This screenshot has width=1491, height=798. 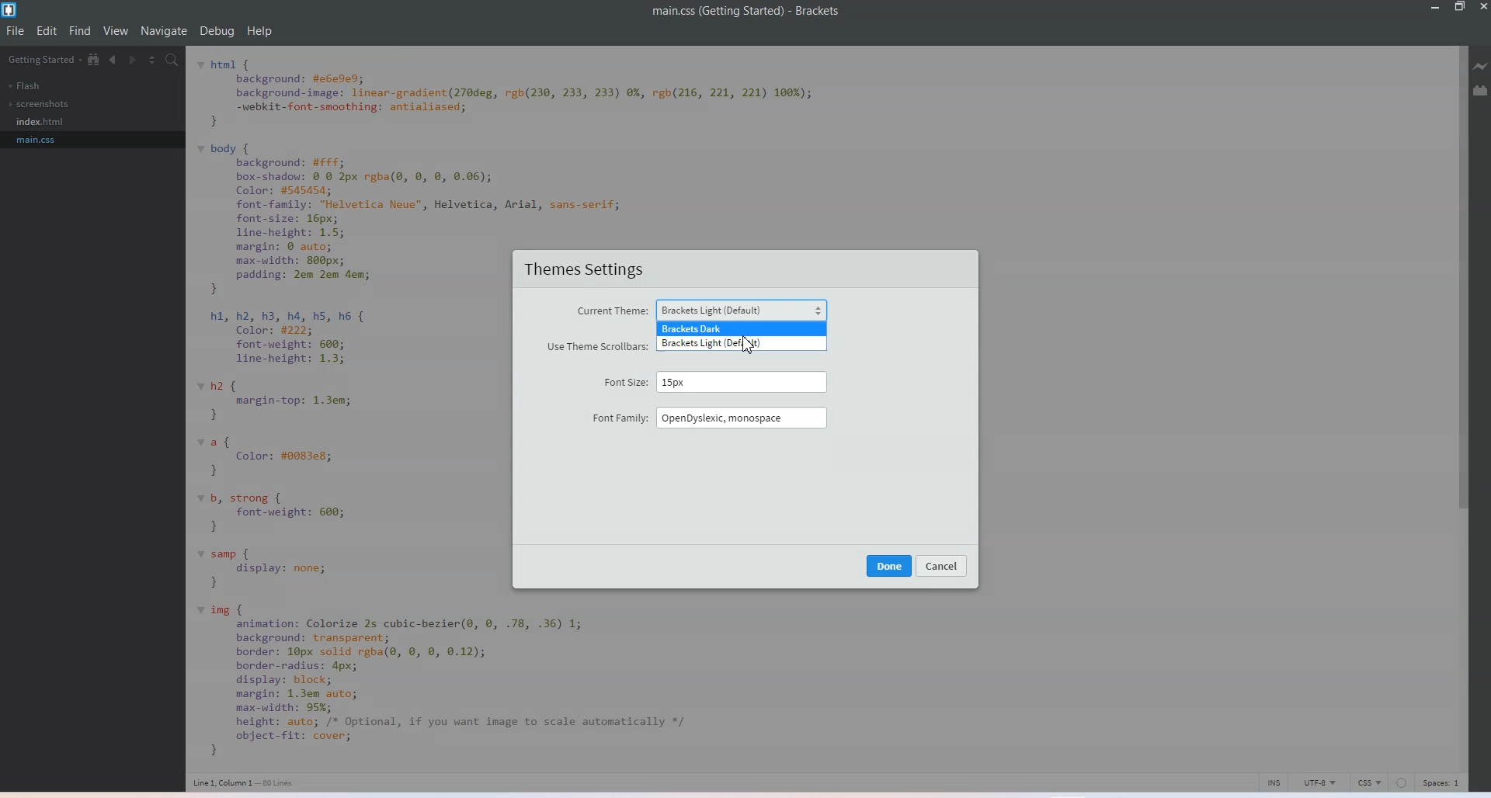 What do you see at coordinates (153, 60) in the screenshot?
I see `Split editor vertically and Horizontally` at bounding box center [153, 60].